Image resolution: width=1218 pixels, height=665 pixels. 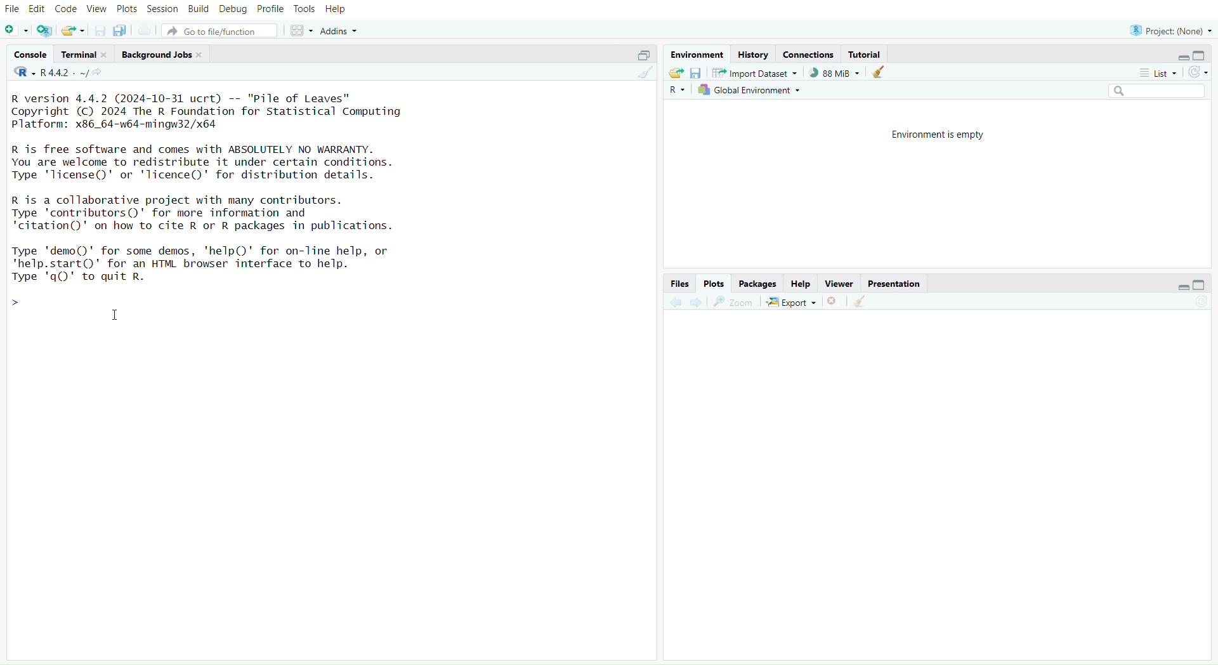 I want to click on 88 mib, so click(x=834, y=73).